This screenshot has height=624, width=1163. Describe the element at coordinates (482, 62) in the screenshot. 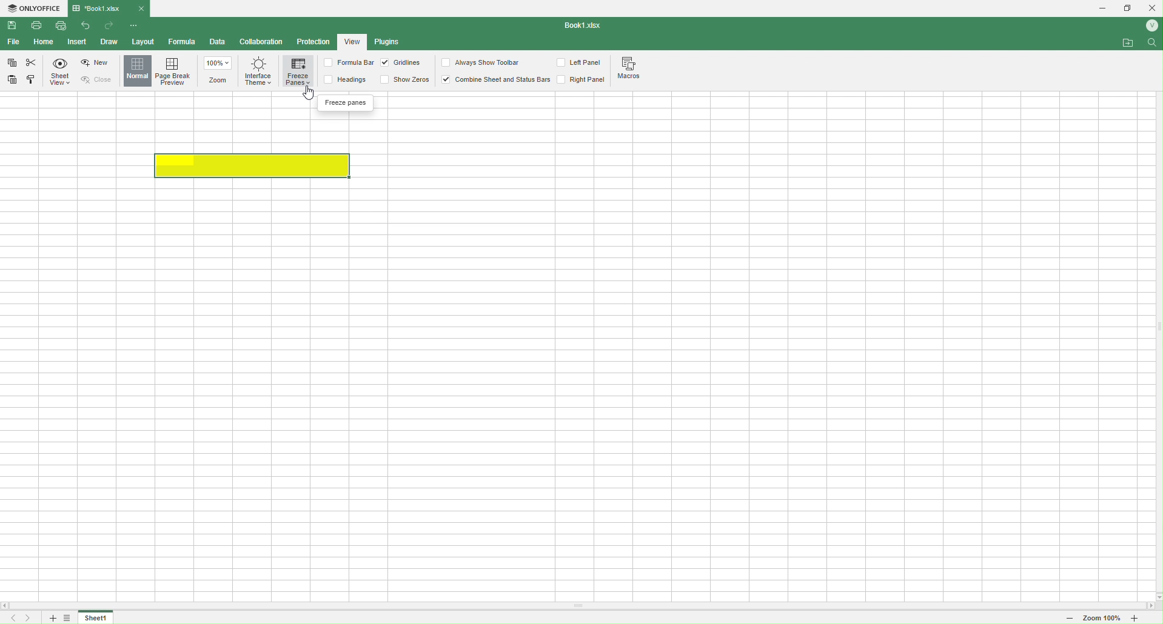

I see `Always show toolbar` at that location.